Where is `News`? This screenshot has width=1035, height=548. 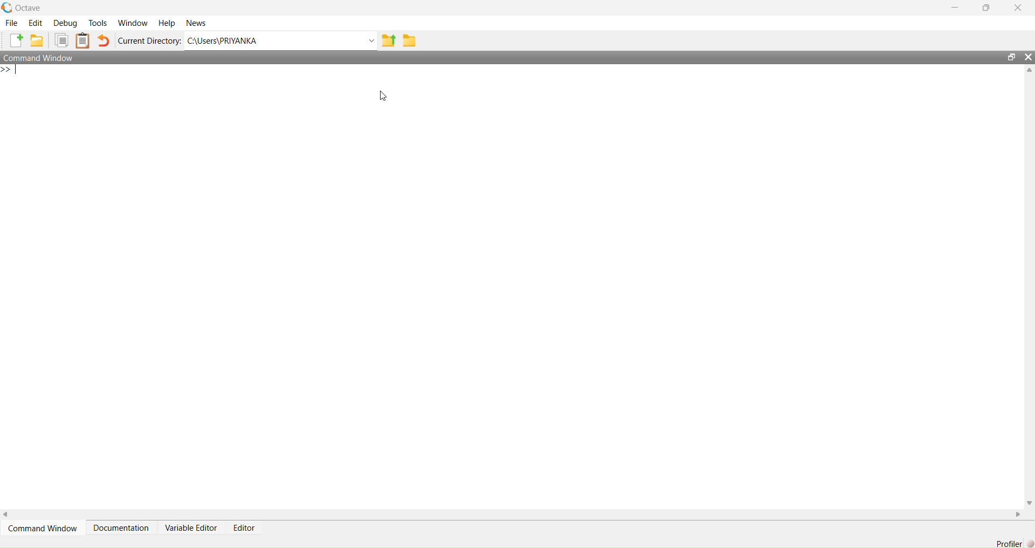
News is located at coordinates (196, 23).